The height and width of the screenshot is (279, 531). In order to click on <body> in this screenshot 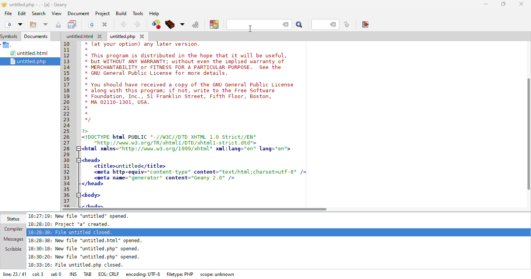, I will do `click(92, 195)`.